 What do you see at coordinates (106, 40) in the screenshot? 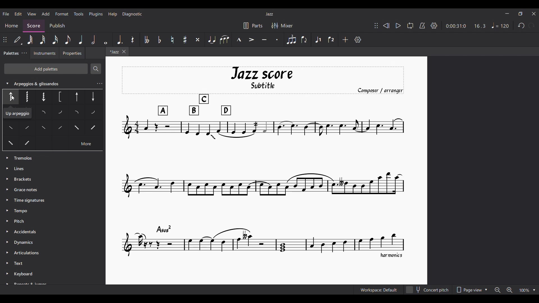
I see `Whole note` at bounding box center [106, 40].